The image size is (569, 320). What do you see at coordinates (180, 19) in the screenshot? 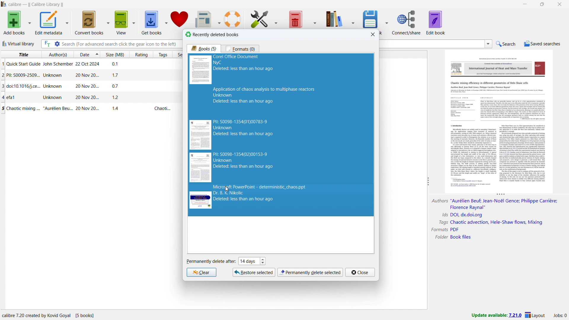
I see `donate to calibre` at bounding box center [180, 19].